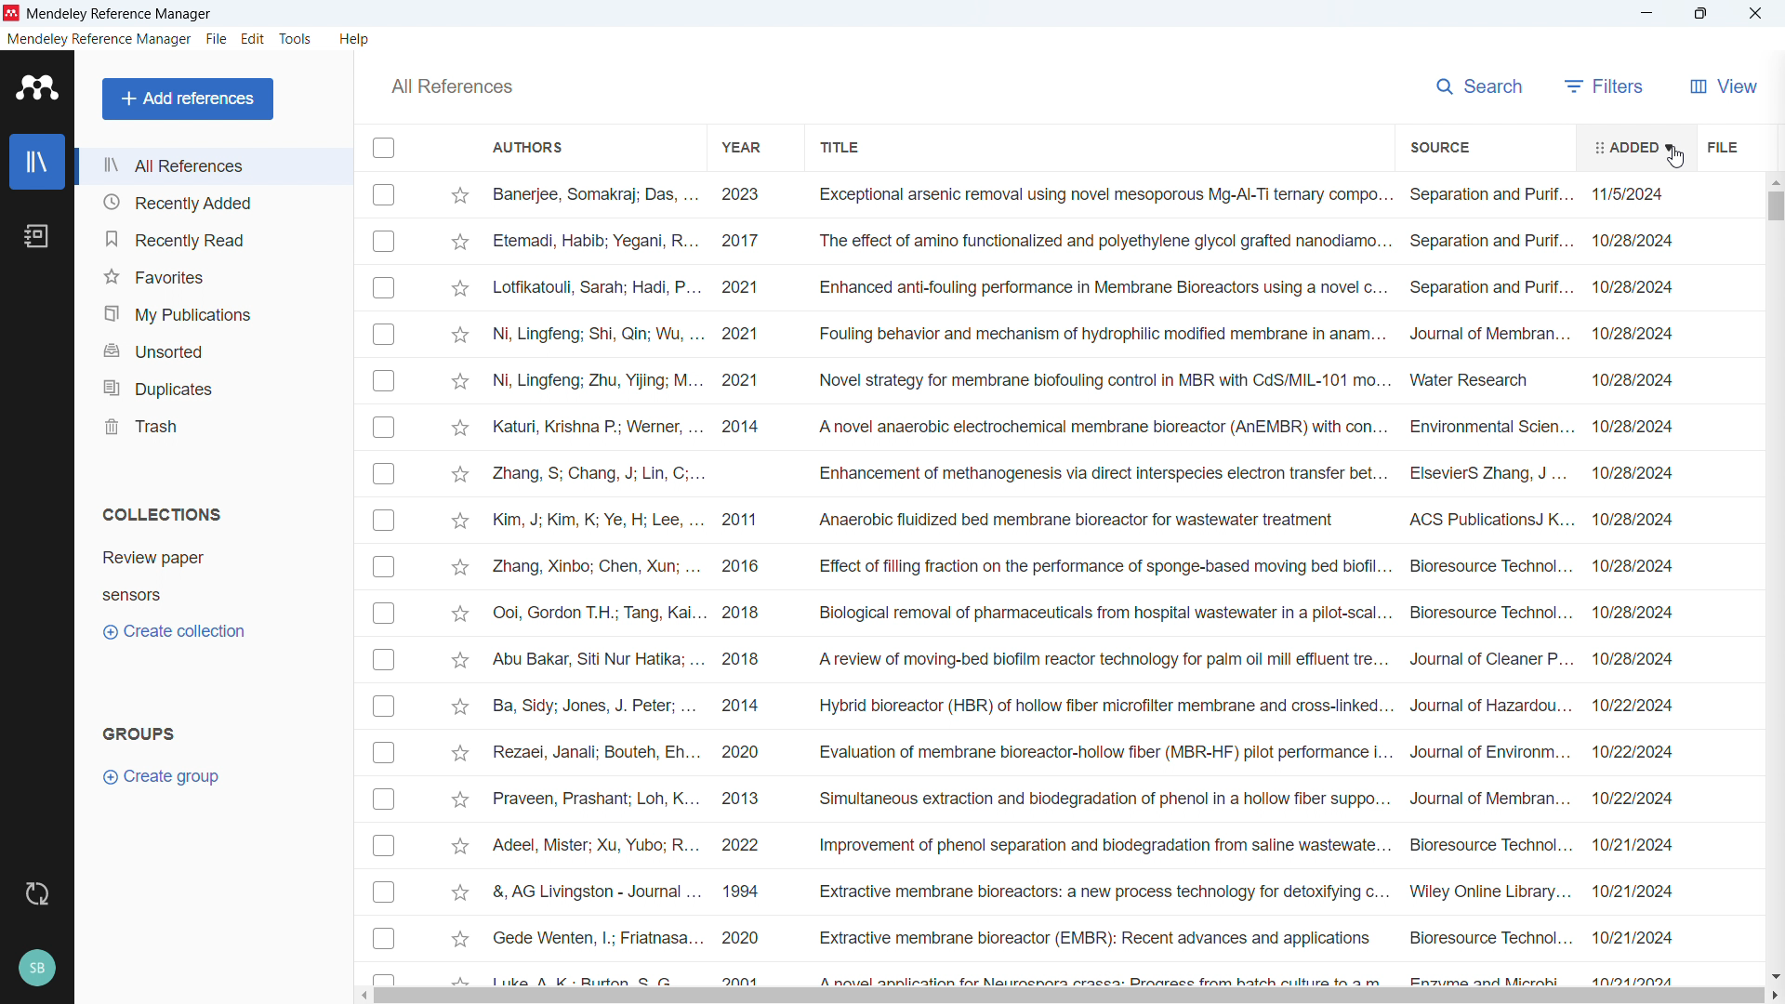 This screenshot has height=1004, width=1785. I want to click on Title of individual entries , so click(1101, 583).